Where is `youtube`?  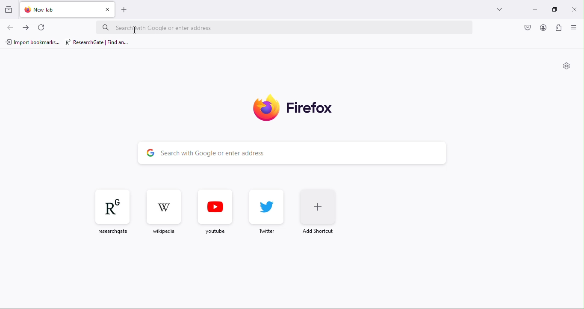 youtube is located at coordinates (216, 210).